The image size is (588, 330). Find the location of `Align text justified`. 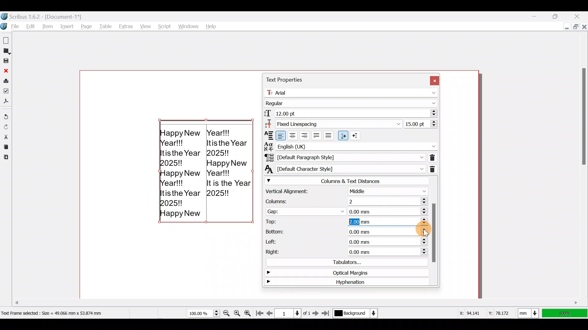

Align text justified is located at coordinates (317, 135).